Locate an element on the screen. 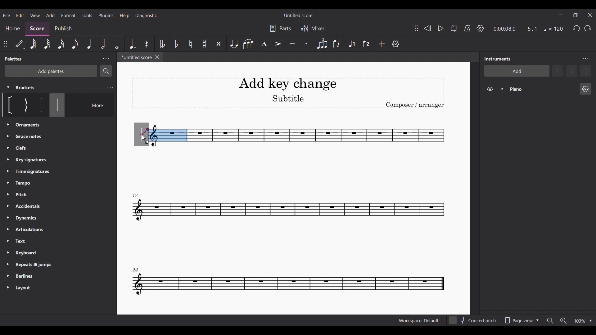 This screenshot has height=335, width=596. Voice 2 is located at coordinates (366, 44).